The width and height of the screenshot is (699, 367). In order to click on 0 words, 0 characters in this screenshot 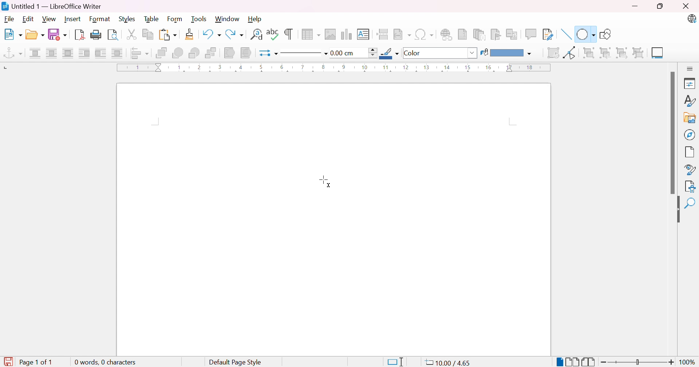, I will do `click(104, 361)`.